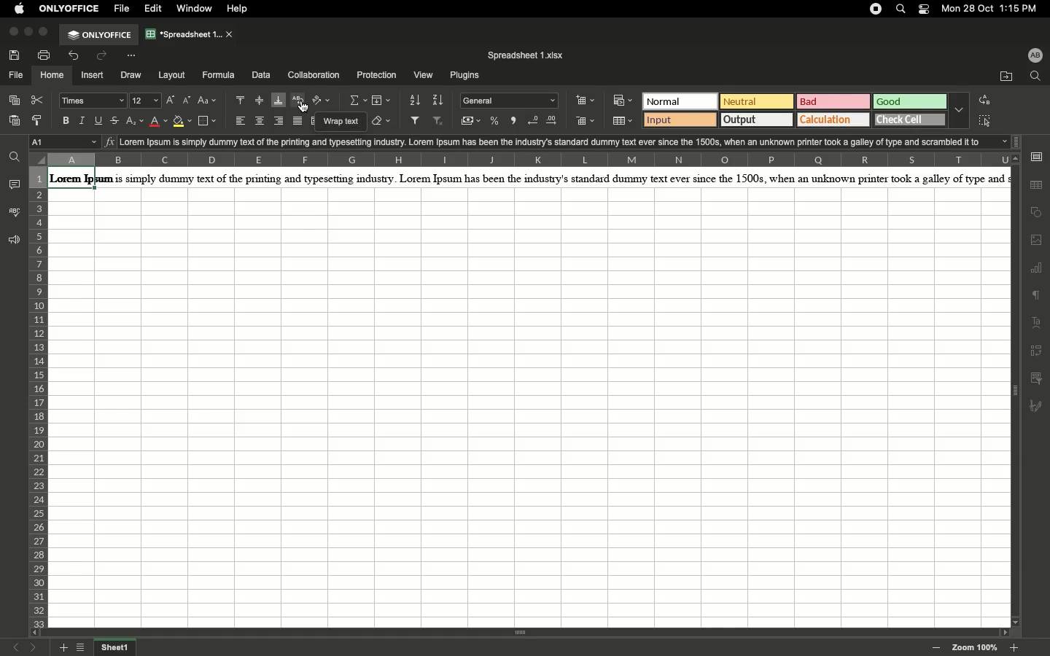 The width and height of the screenshot is (1050, 656). I want to click on Copy, so click(17, 100).